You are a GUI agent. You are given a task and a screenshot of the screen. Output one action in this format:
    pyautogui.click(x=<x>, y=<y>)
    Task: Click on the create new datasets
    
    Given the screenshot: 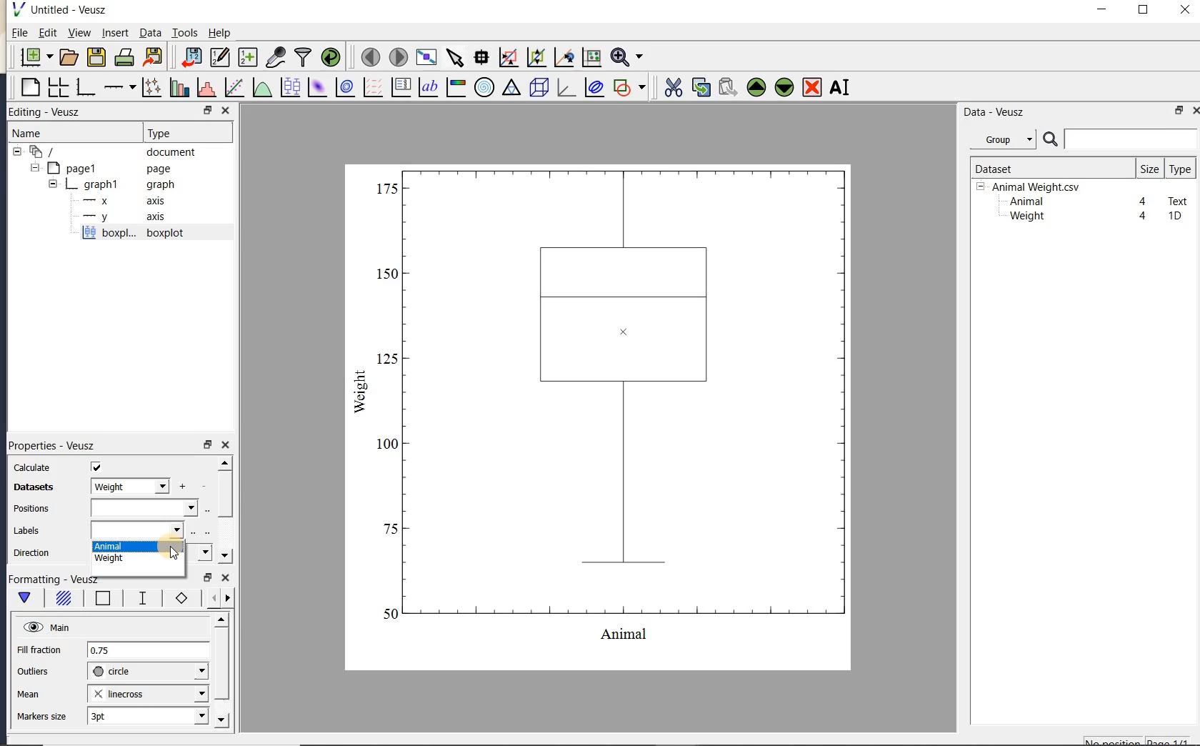 What is the action you would take?
    pyautogui.click(x=248, y=56)
    